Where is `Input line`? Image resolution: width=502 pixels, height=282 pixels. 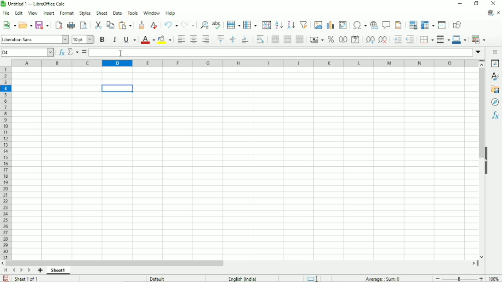 Input line is located at coordinates (281, 52).